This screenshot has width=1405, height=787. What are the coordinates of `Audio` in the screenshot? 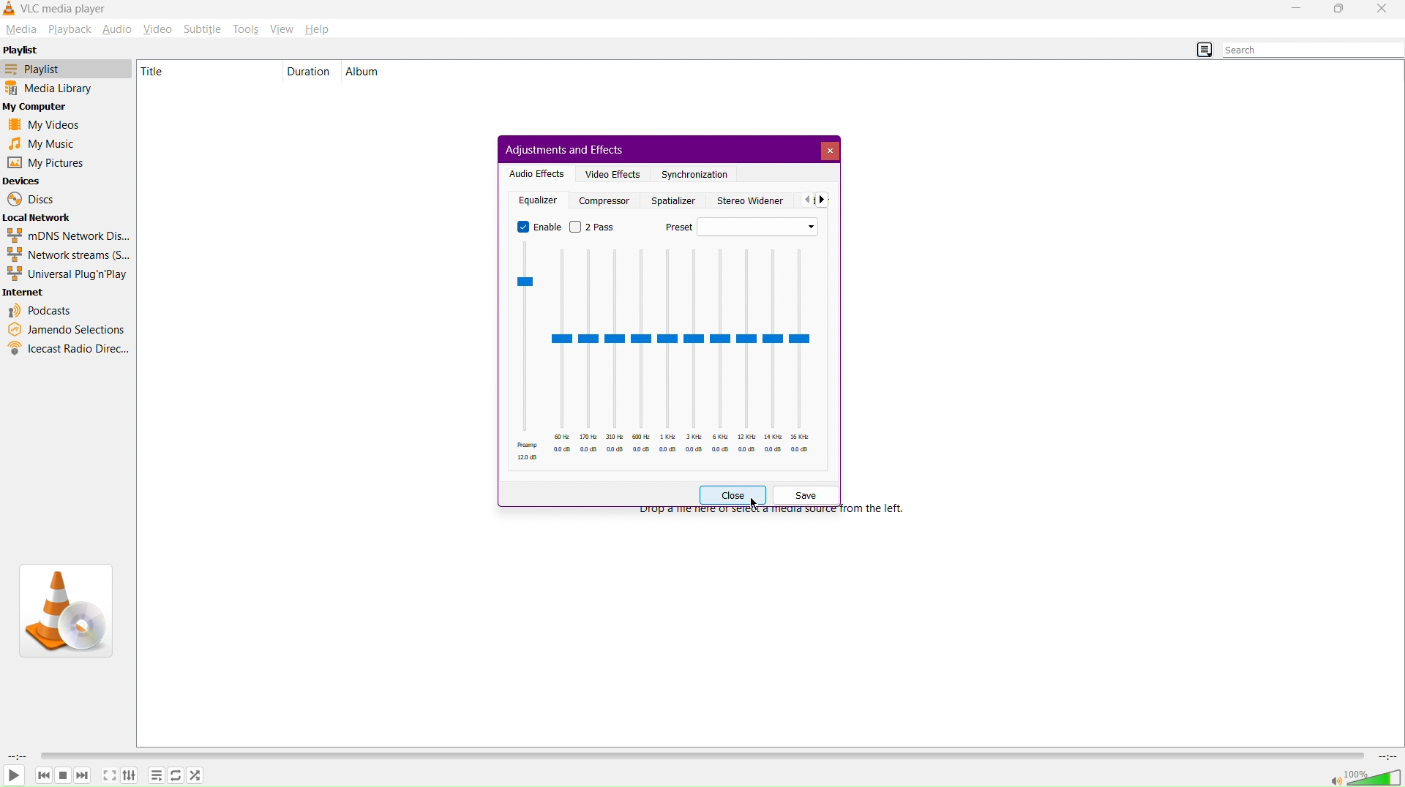 It's located at (116, 29).